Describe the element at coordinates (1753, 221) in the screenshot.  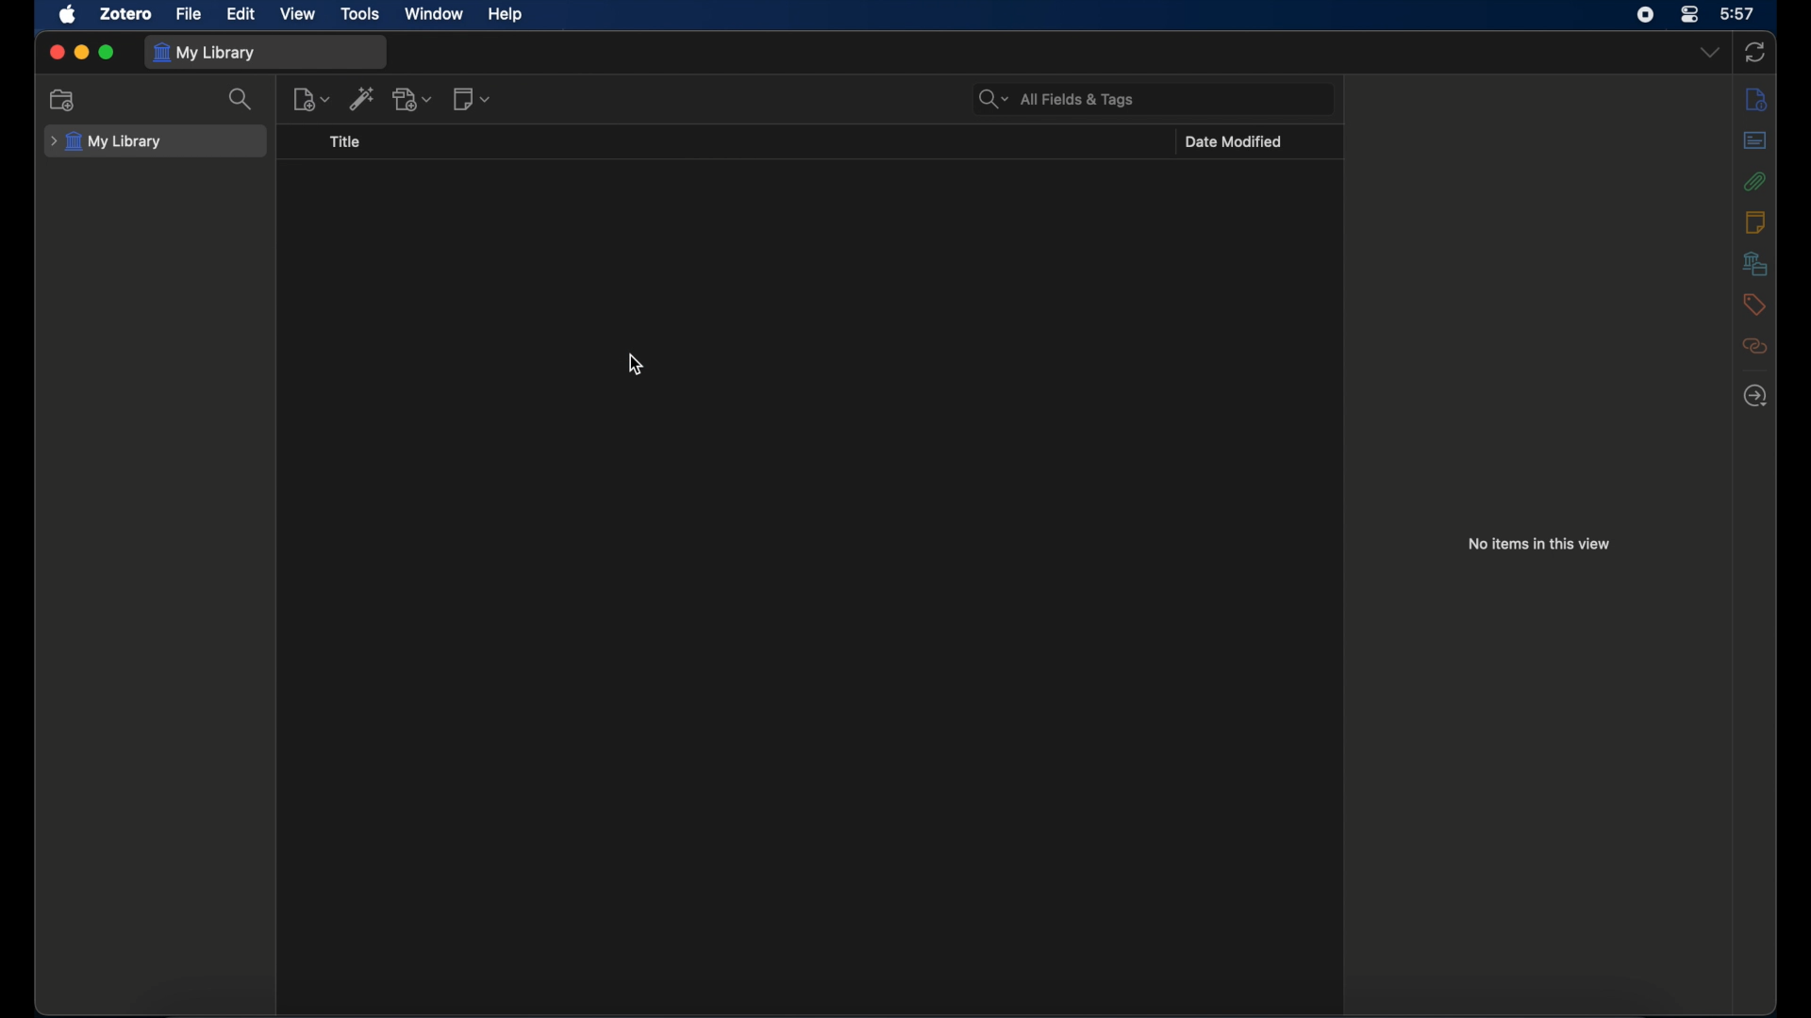
I see `notes` at that location.